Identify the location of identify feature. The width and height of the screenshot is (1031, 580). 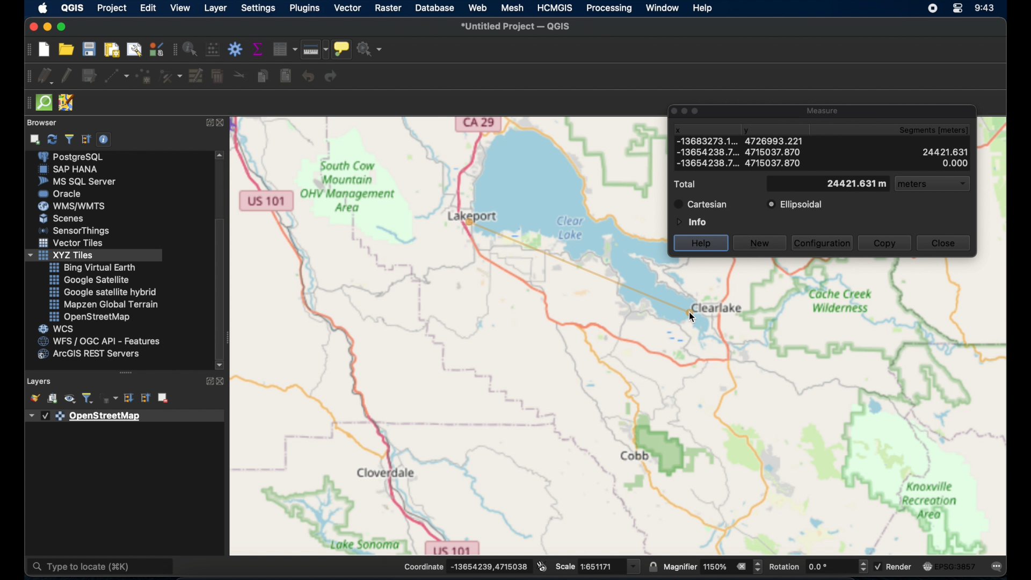
(190, 49).